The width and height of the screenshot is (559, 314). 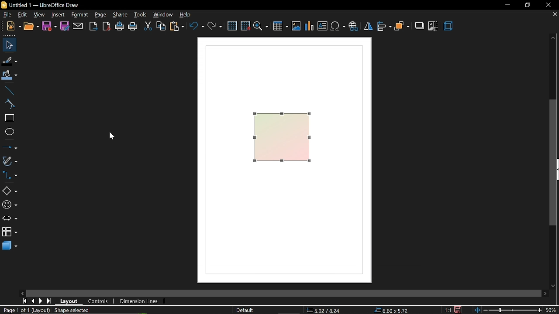 What do you see at coordinates (338, 27) in the screenshot?
I see `Insert symbol` at bounding box center [338, 27].